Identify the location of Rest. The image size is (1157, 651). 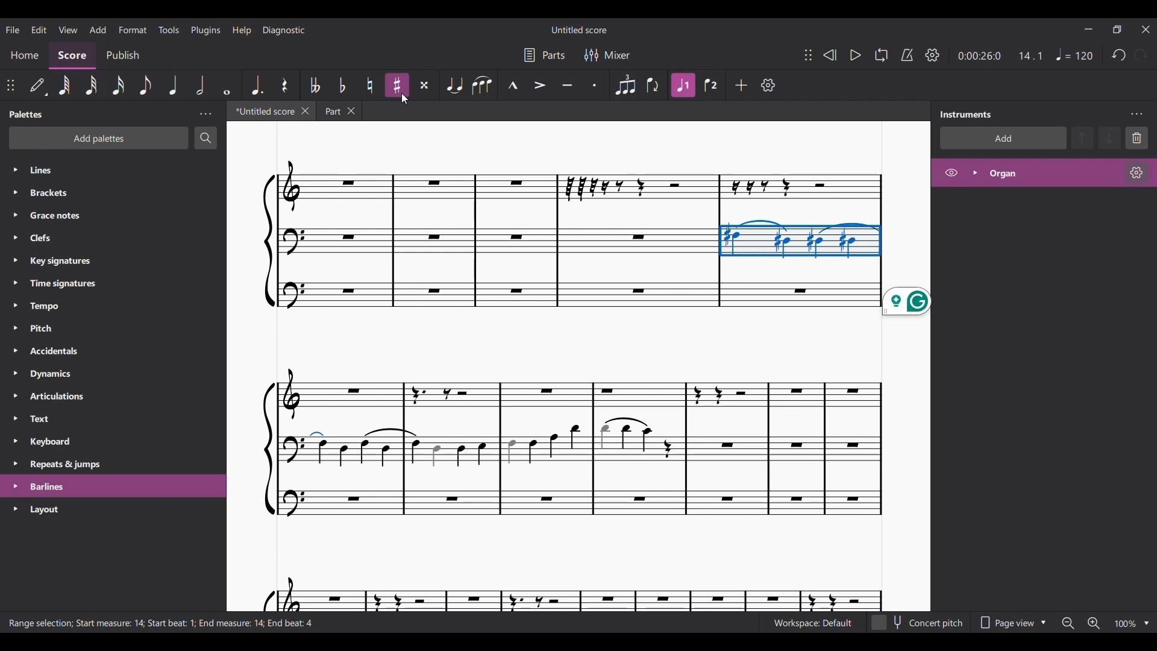
(284, 84).